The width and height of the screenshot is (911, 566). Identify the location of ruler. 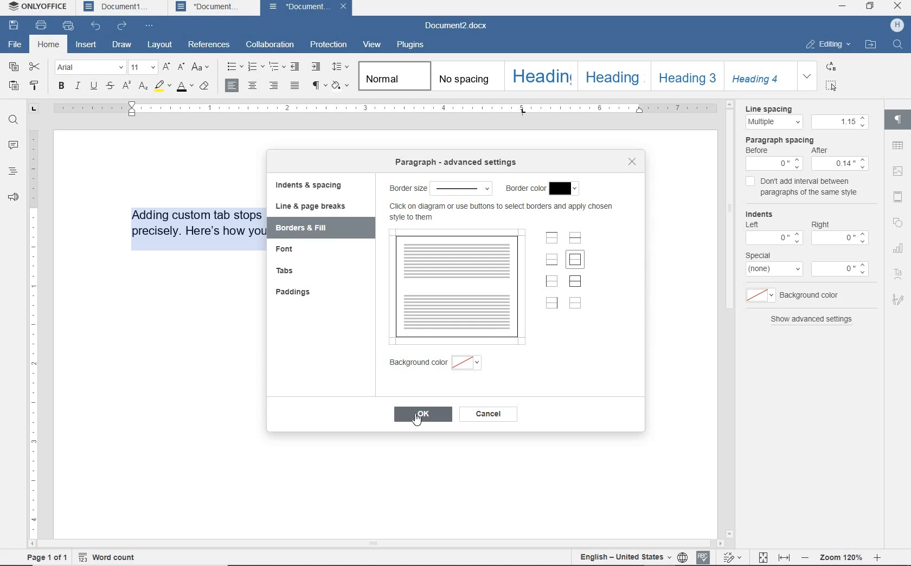
(401, 106).